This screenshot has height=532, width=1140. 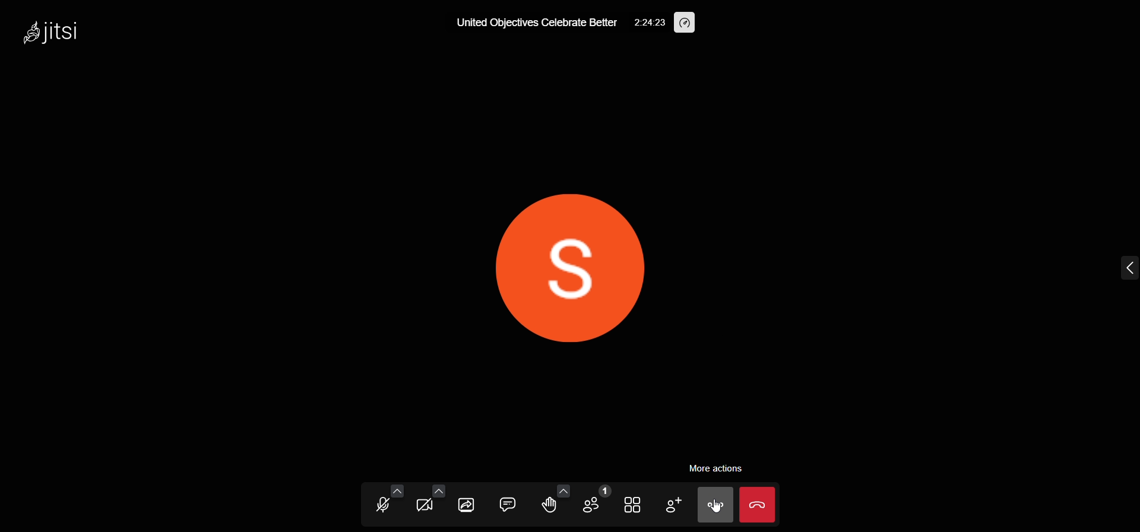 What do you see at coordinates (58, 34) in the screenshot?
I see `Jitsi` at bounding box center [58, 34].